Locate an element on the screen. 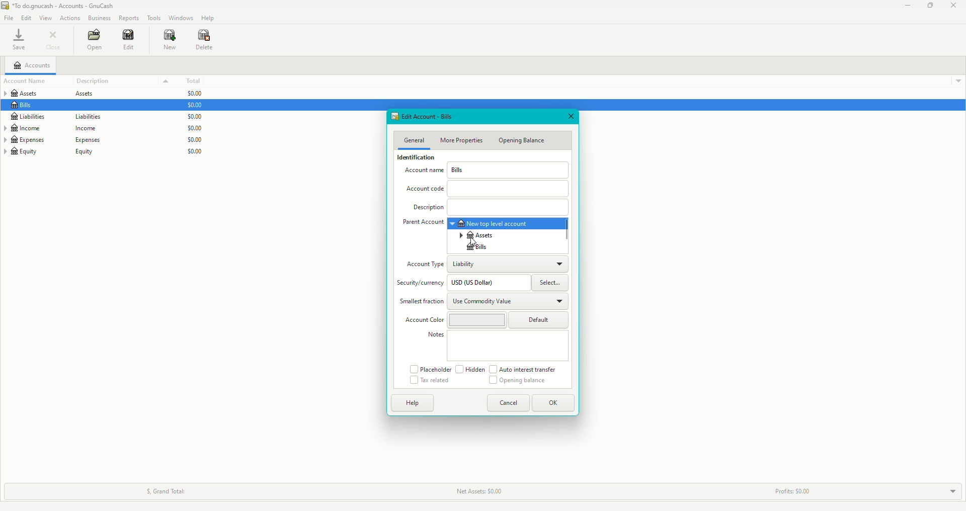 The width and height of the screenshot is (966, 511). Auto interest transfer is located at coordinates (526, 369).